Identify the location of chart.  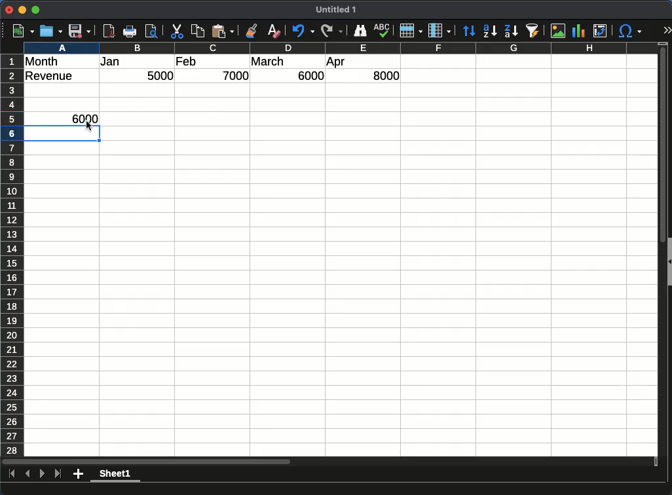
(578, 31).